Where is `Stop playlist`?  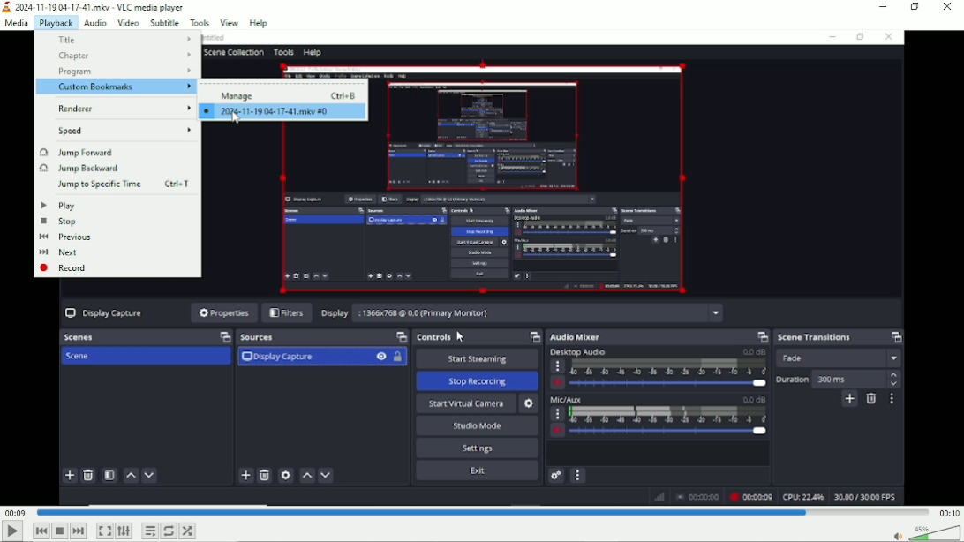 Stop playlist is located at coordinates (60, 531).